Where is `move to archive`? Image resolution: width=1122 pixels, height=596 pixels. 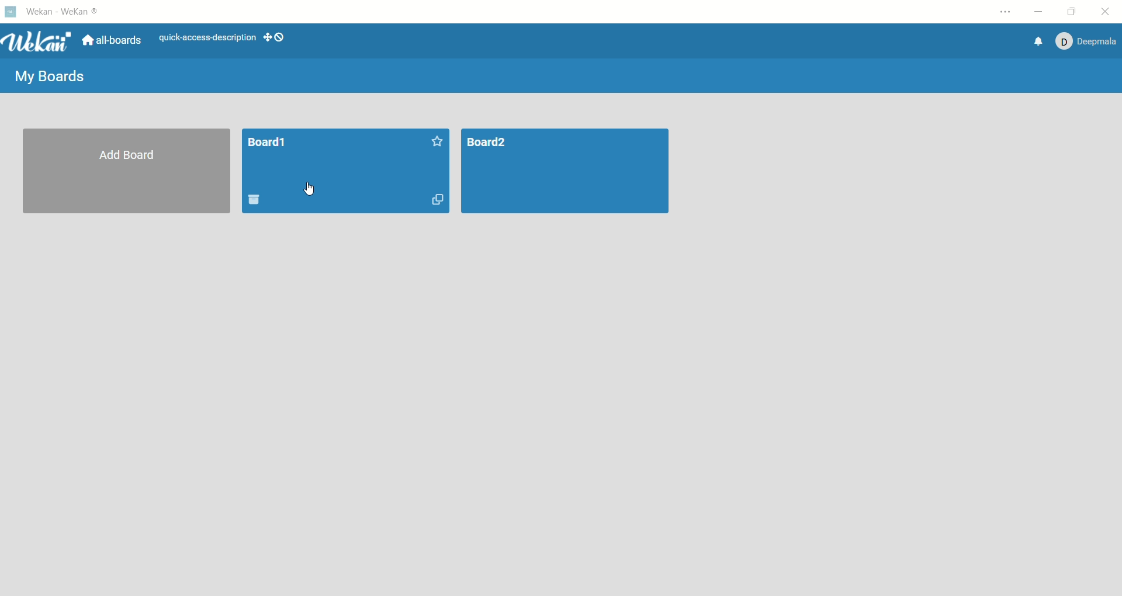
move to archive is located at coordinates (255, 199).